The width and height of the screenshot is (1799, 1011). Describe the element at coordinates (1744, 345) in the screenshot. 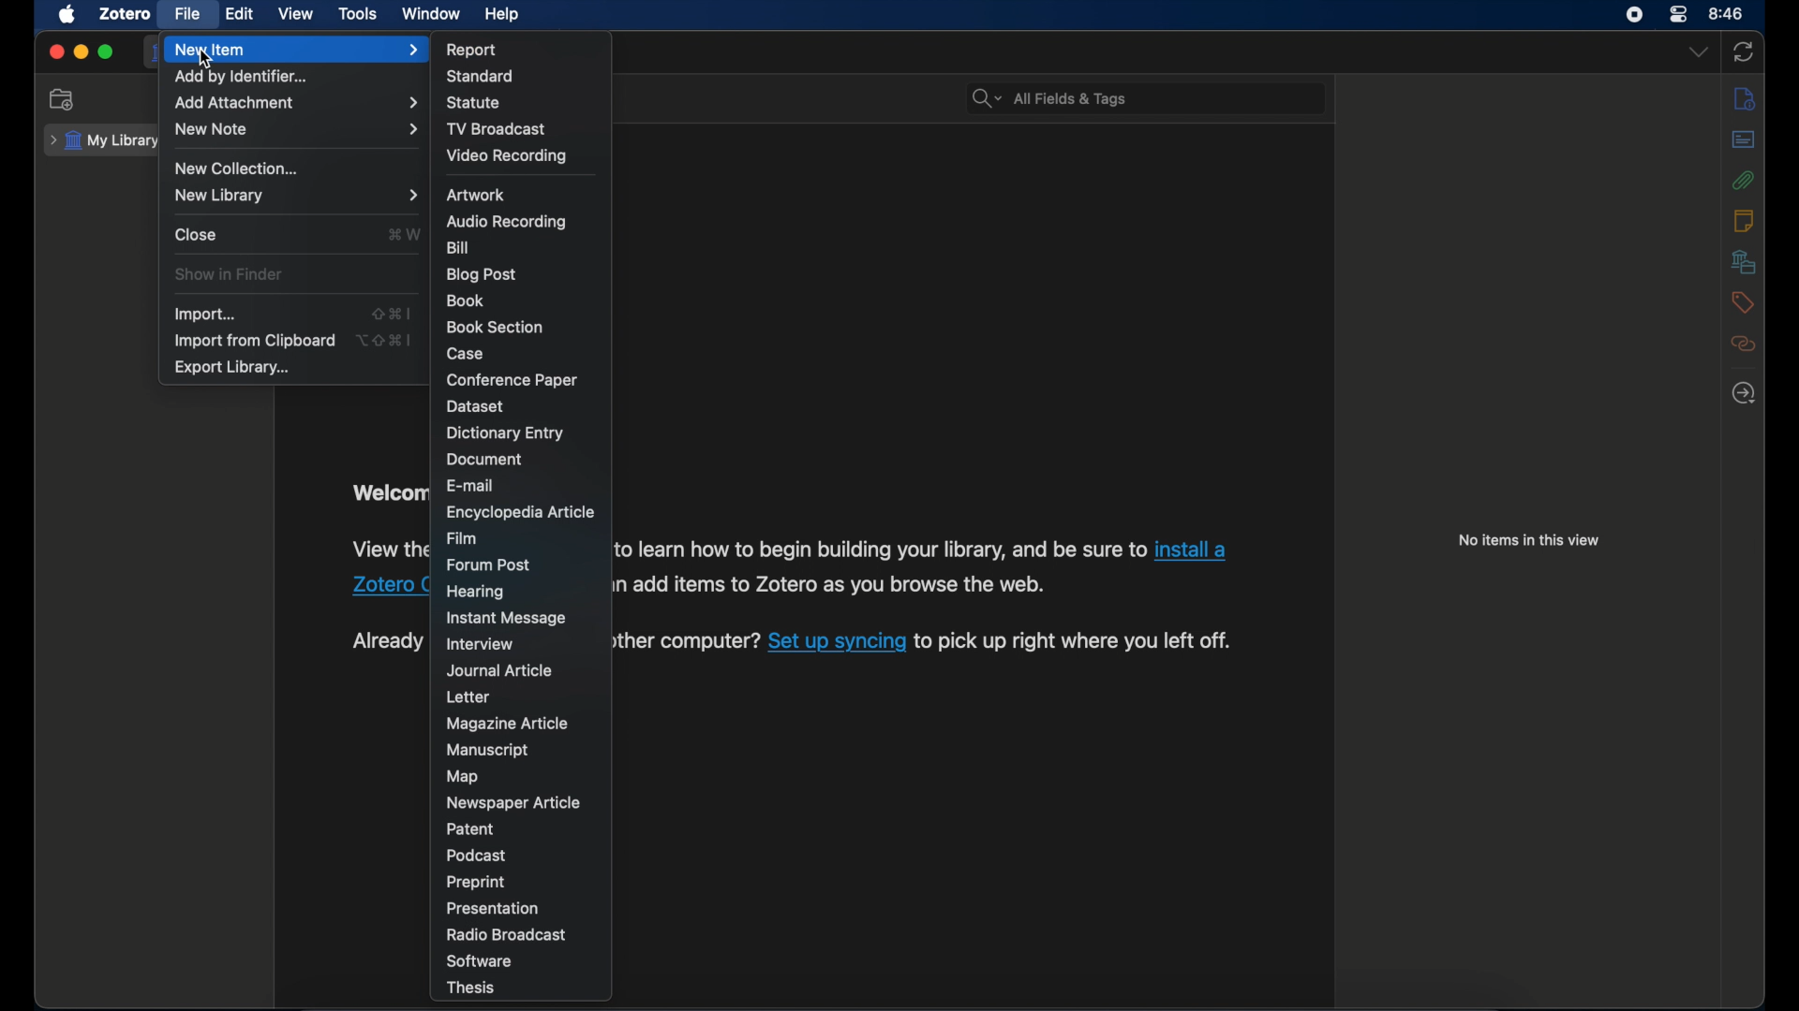

I see `related` at that location.